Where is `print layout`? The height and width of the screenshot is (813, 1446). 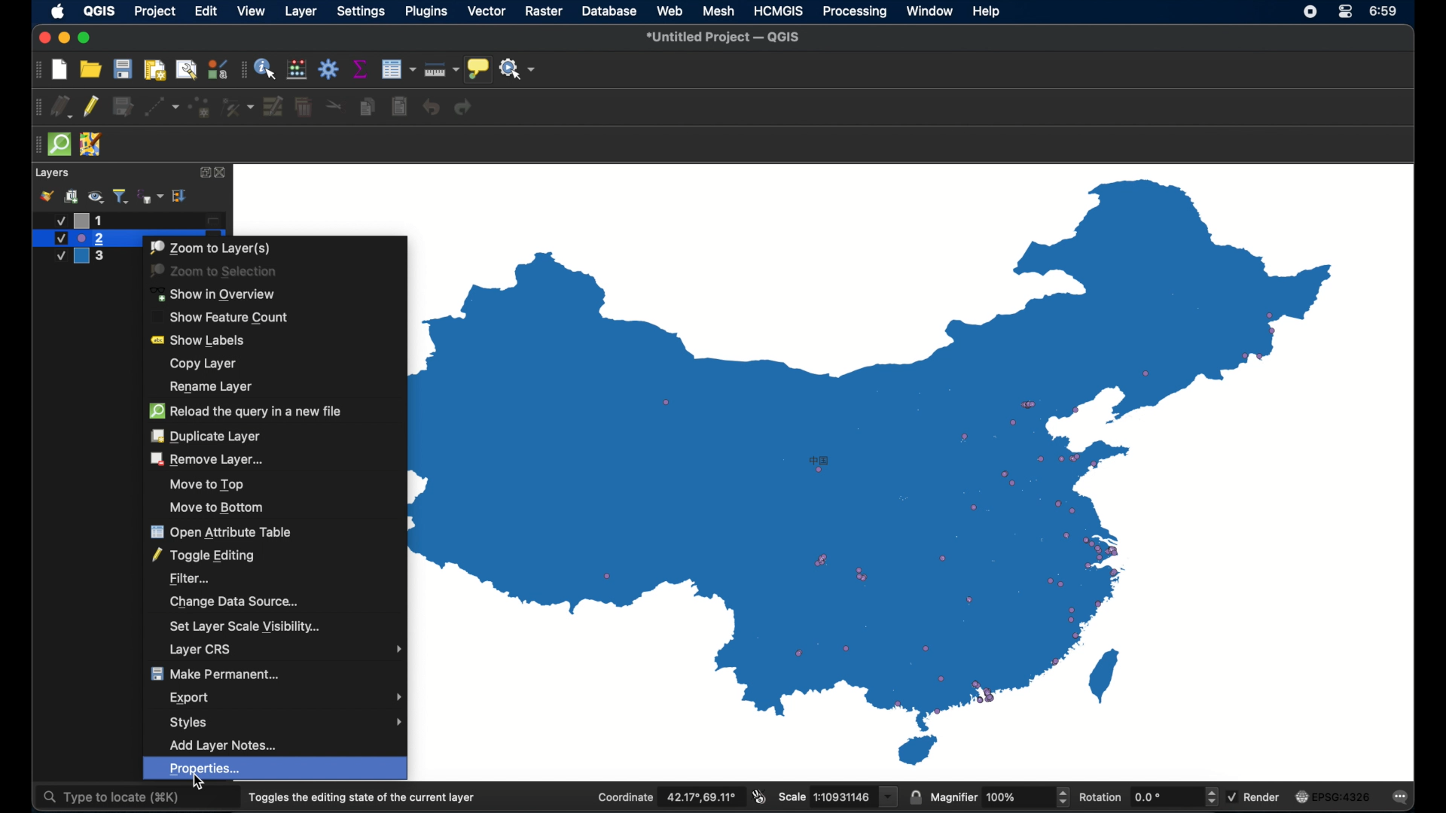
print layout is located at coordinates (155, 71).